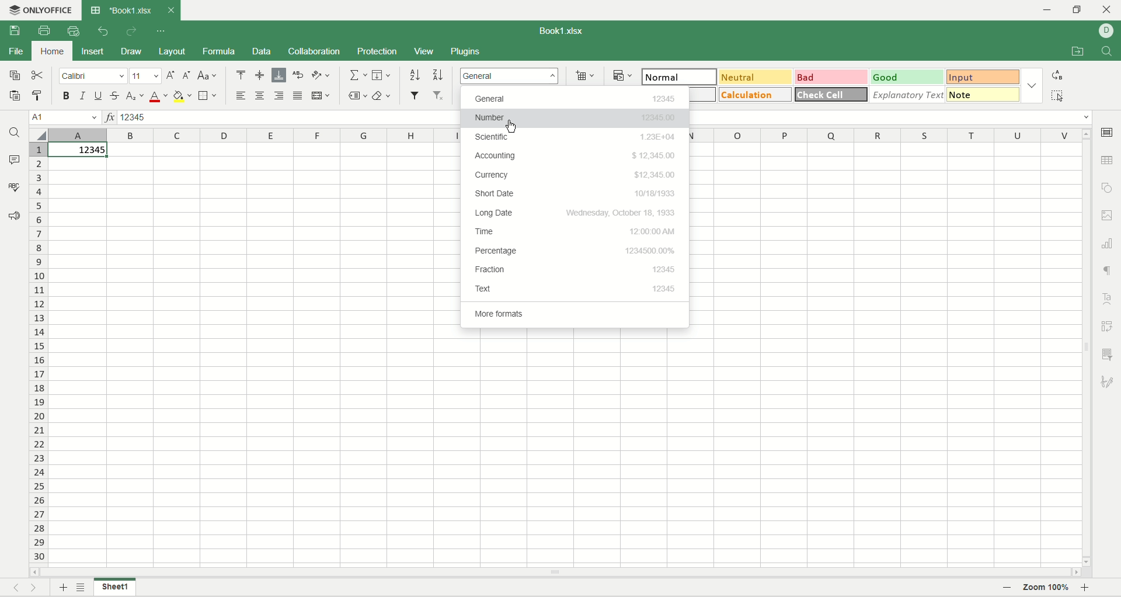 The image size is (1121, 597). I want to click on cursor, so click(513, 129).